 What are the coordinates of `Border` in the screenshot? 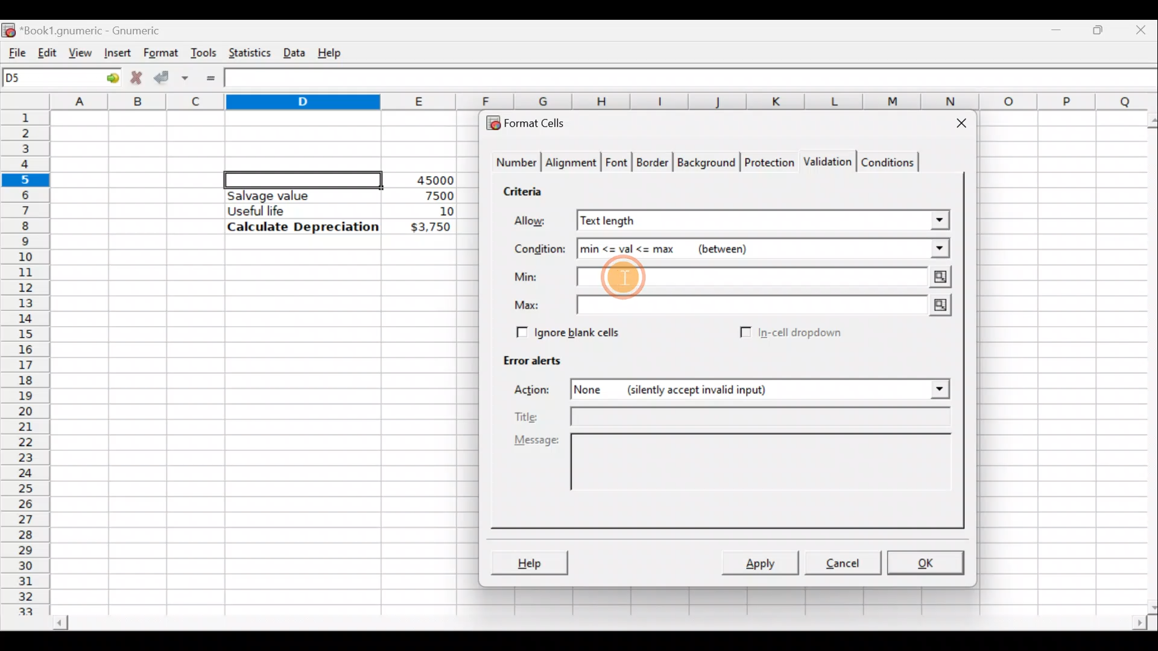 It's located at (654, 165).